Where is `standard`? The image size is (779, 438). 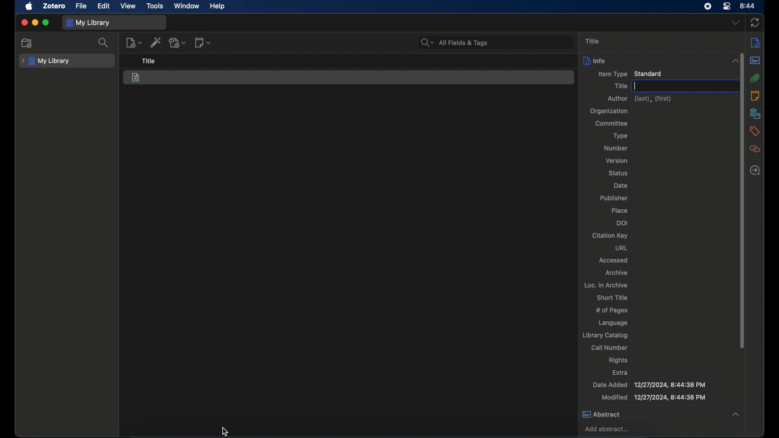 standard is located at coordinates (137, 78).